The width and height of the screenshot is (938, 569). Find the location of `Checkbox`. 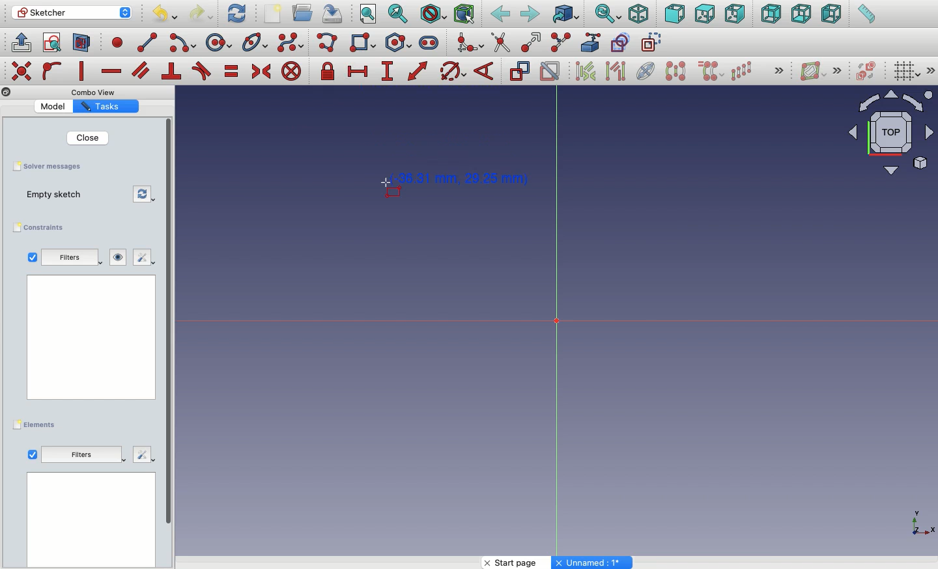

Checkbox is located at coordinates (33, 455).